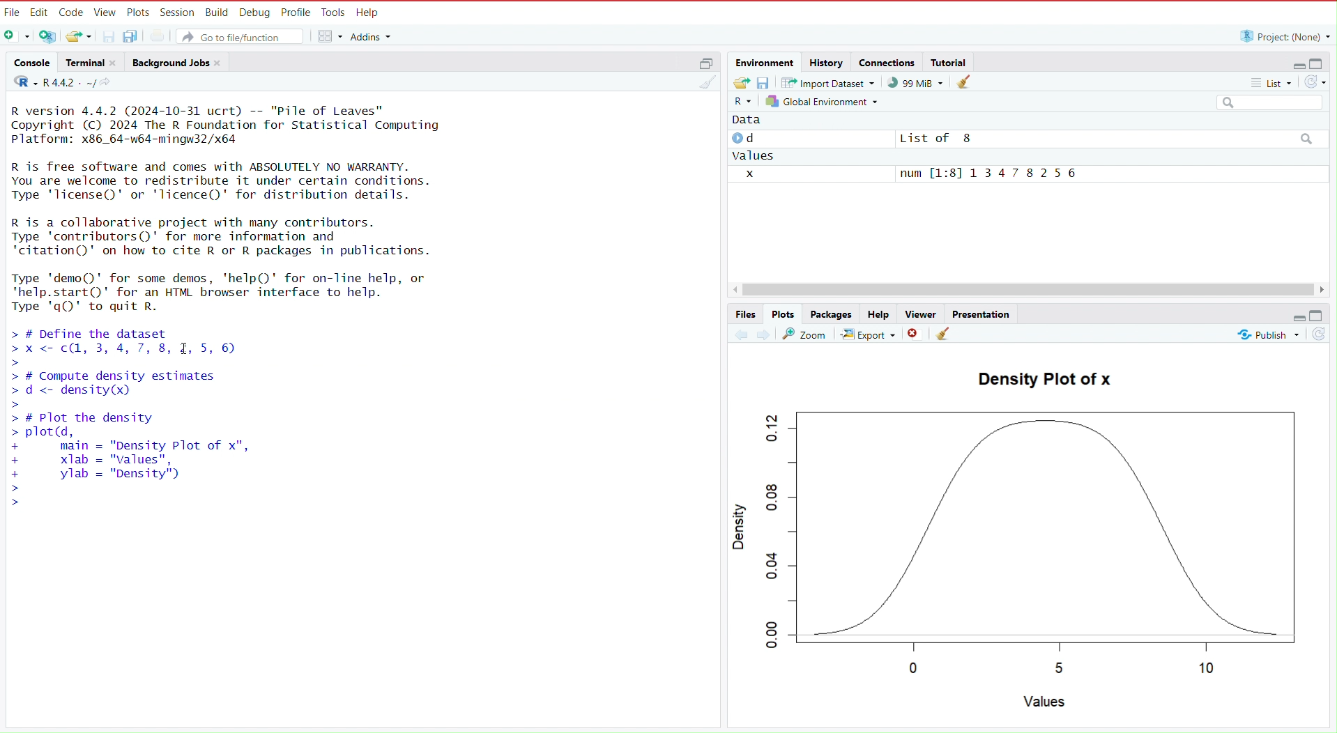 The width and height of the screenshot is (1337, 733). Describe the element at coordinates (116, 63) in the screenshot. I see `close` at that location.